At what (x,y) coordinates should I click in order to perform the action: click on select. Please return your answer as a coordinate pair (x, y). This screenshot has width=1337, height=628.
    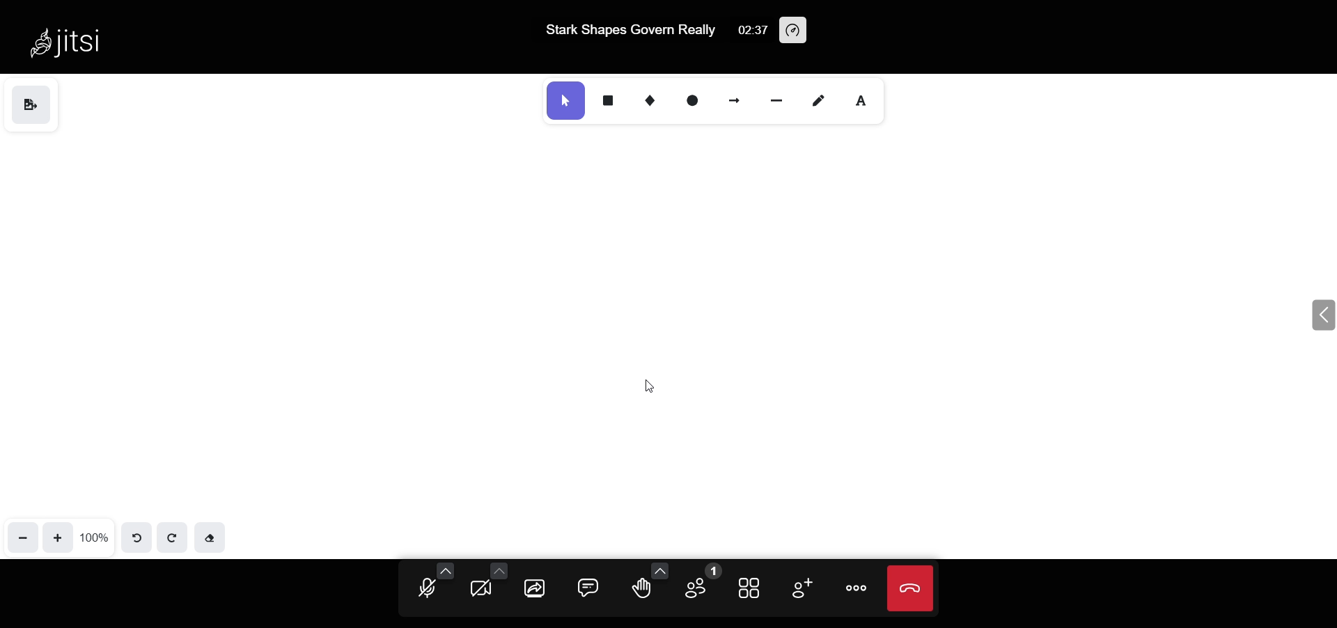
    Looking at the image, I should click on (565, 101).